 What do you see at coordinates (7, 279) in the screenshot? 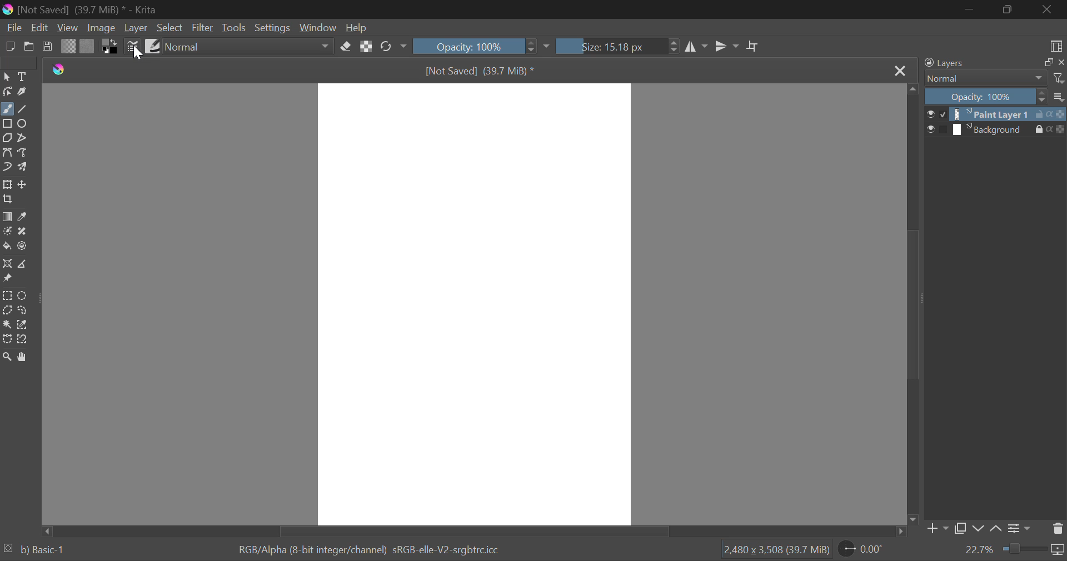
I see `Reference Images` at bounding box center [7, 279].